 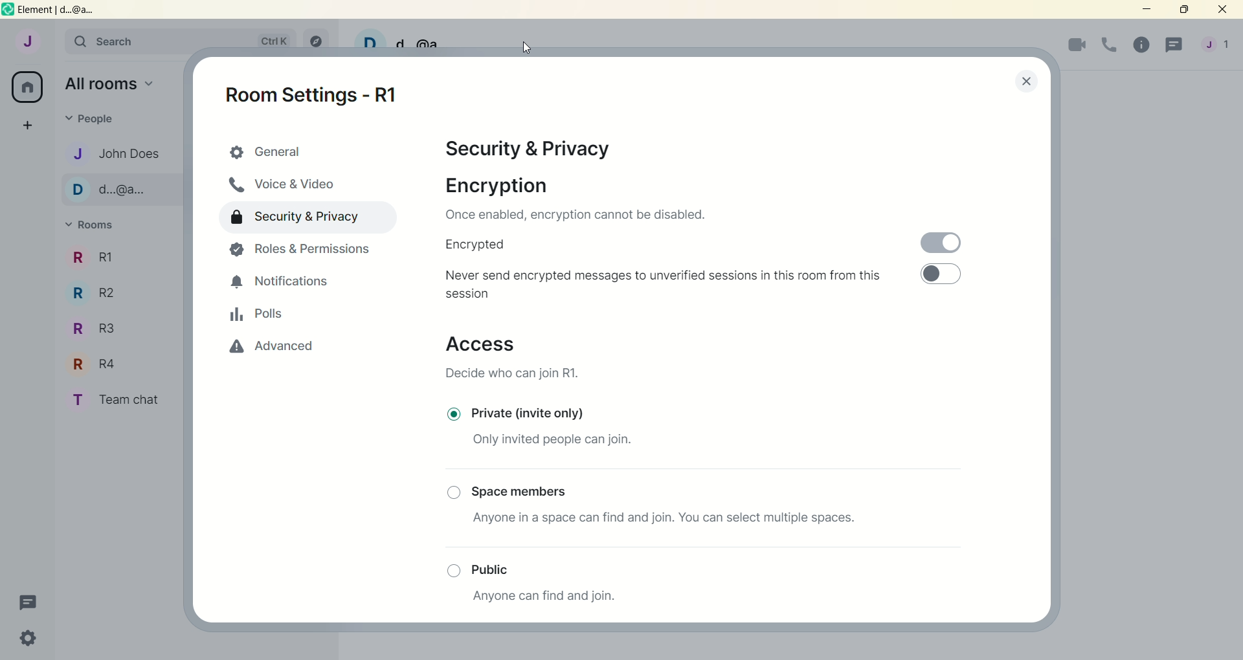 I want to click on video call, so click(x=1078, y=47).